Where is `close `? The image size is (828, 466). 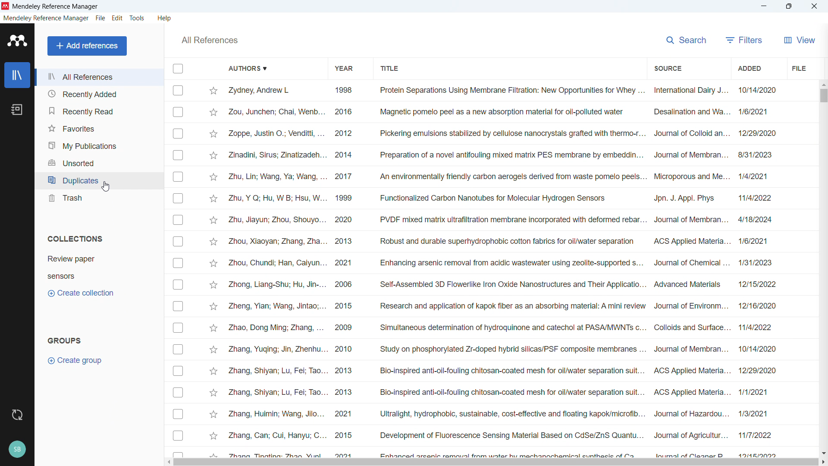
close  is located at coordinates (814, 6).